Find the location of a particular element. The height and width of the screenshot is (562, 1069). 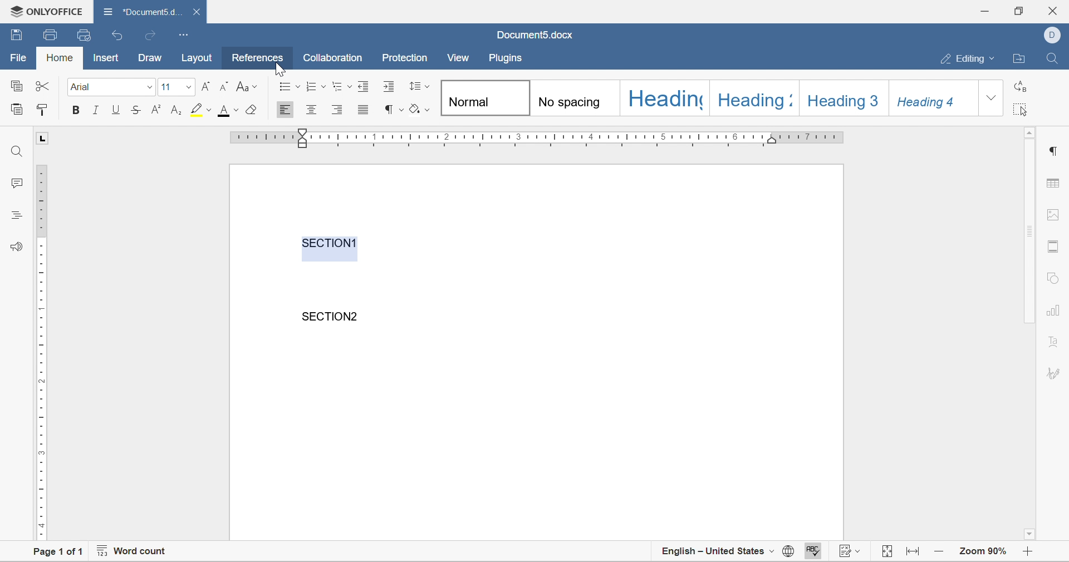

undo is located at coordinates (119, 36).